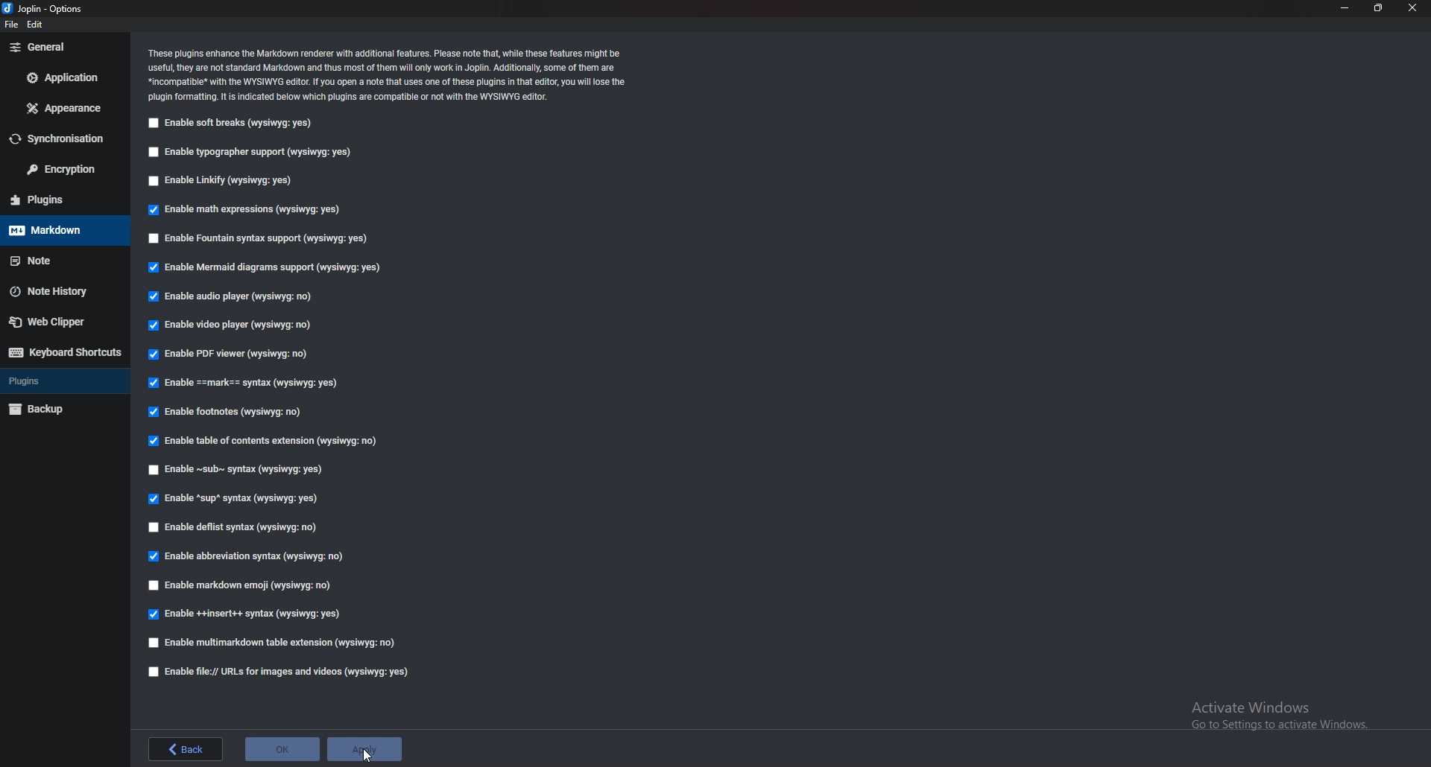  Describe the element at coordinates (63, 230) in the screenshot. I see `Markdown` at that location.